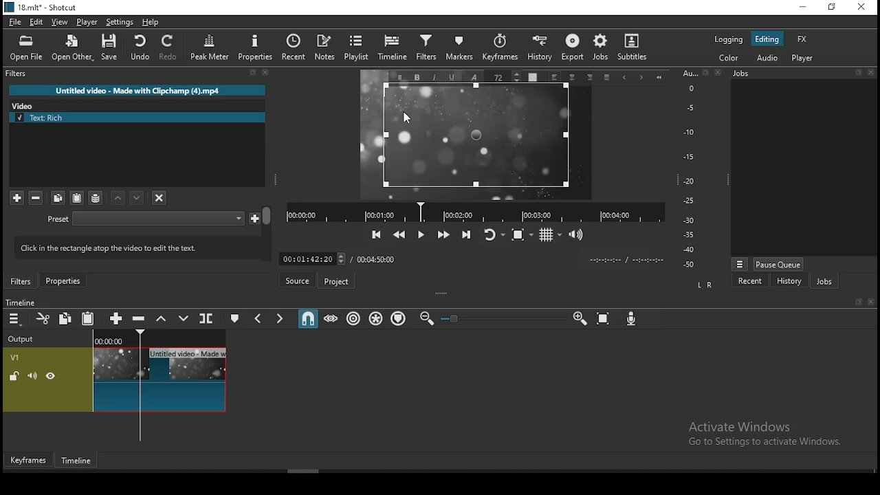 This screenshot has width=880, height=495. Describe the element at coordinates (532, 76) in the screenshot. I see `Text Color` at that location.